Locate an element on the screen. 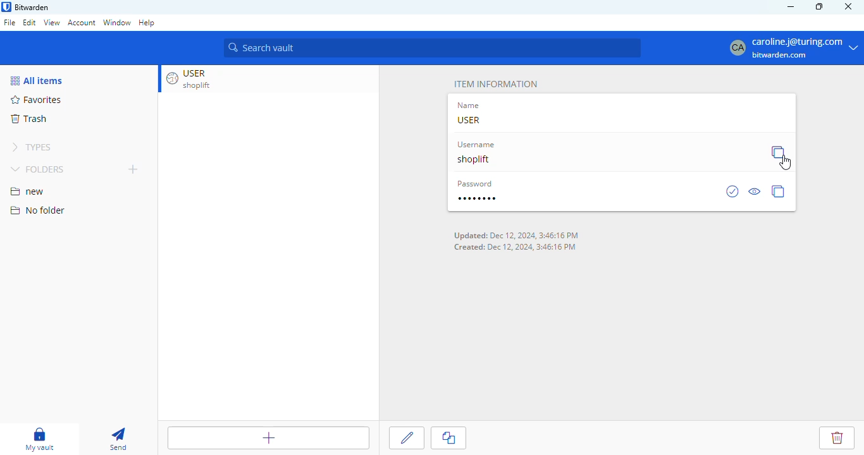  cursor is located at coordinates (786, 162).